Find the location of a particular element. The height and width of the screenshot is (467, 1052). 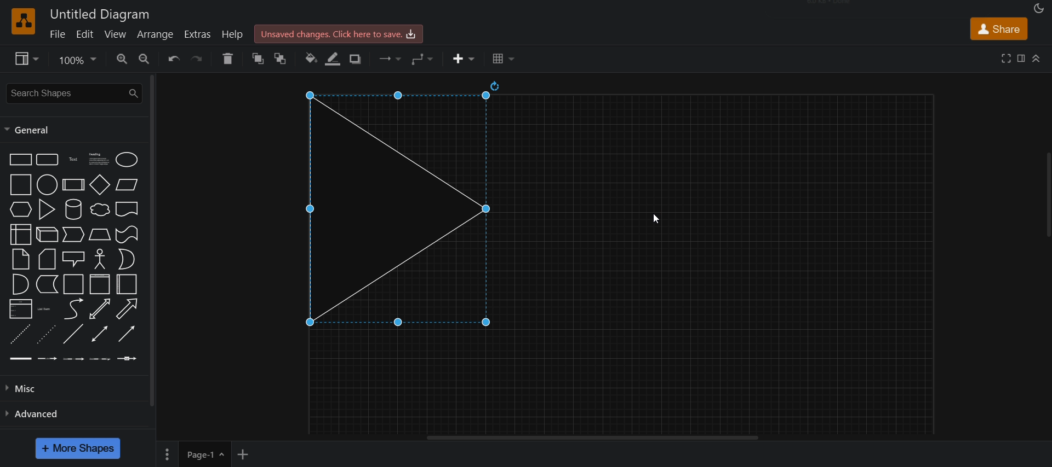

save is located at coordinates (342, 34).